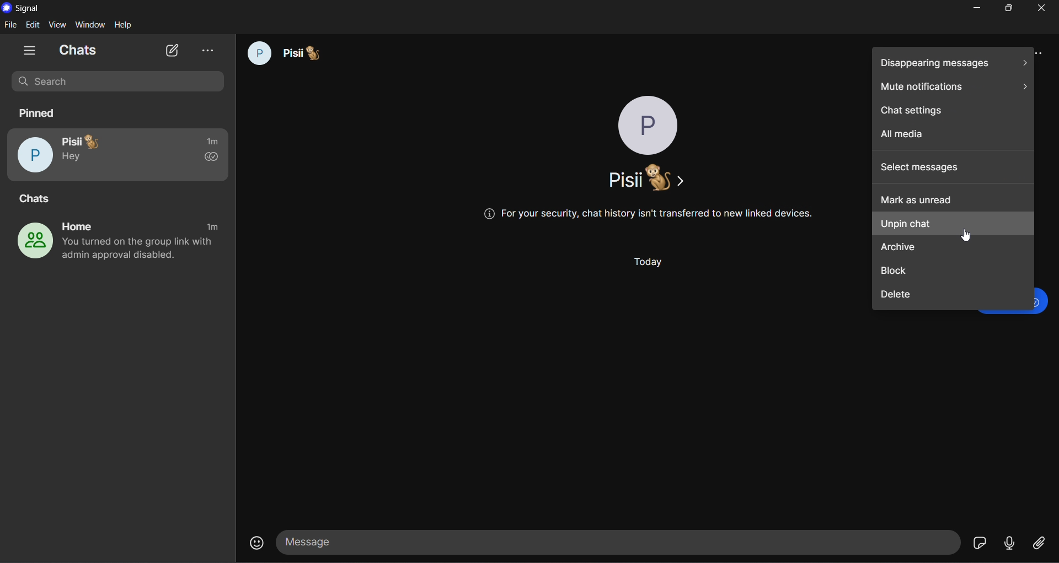  Describe the element at coordinates (7, 7) in the screenshot. I see `logo` at that location.